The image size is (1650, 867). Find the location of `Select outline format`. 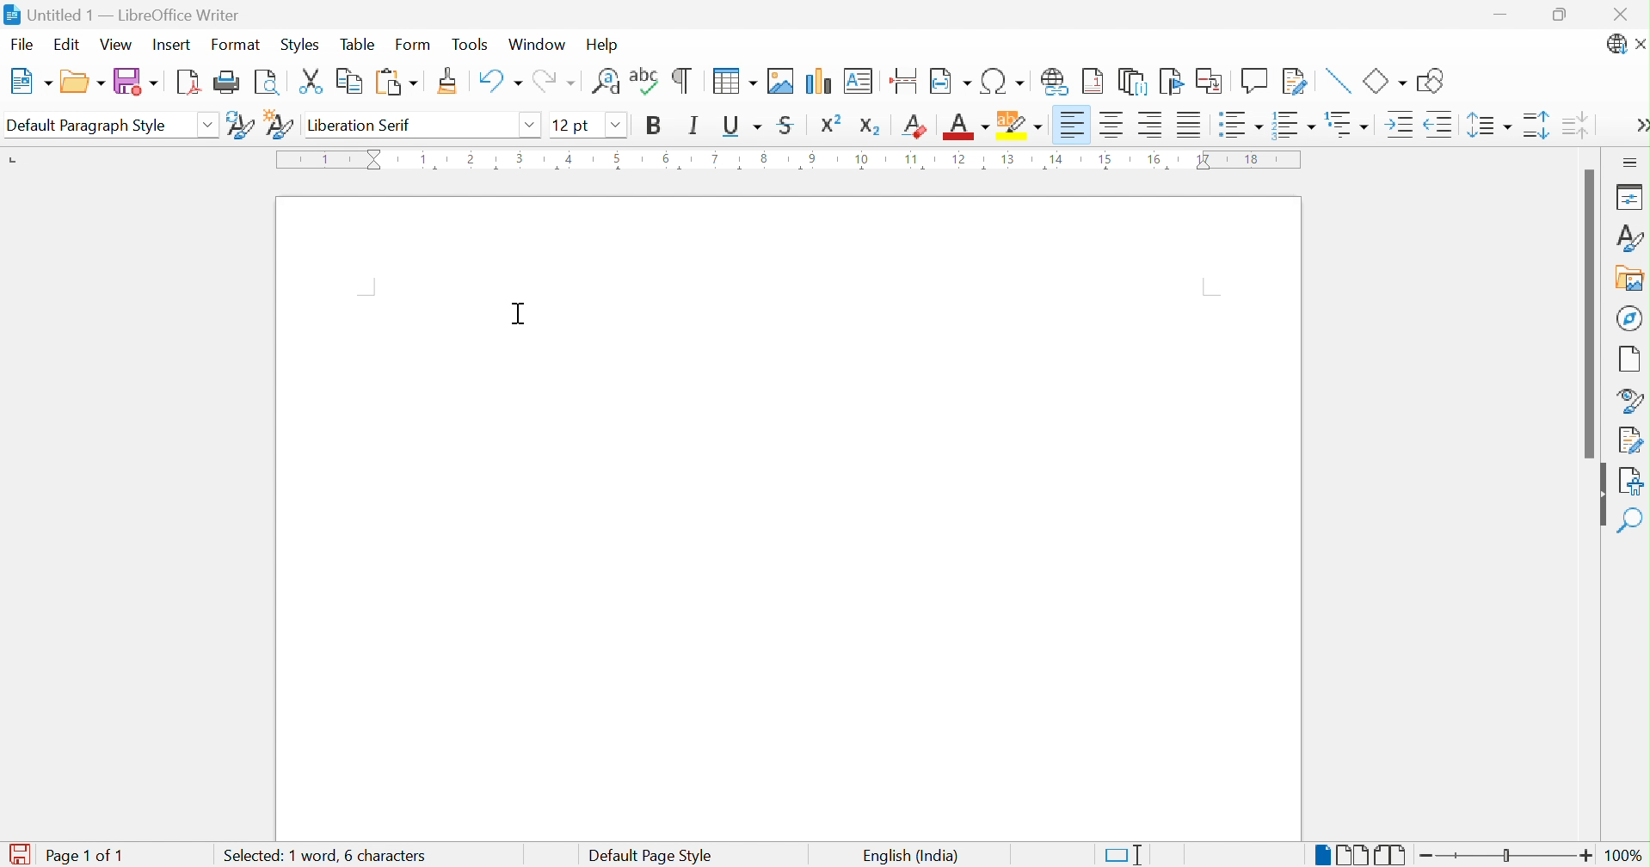

Select outline format is located at coordinates (1349, 126).